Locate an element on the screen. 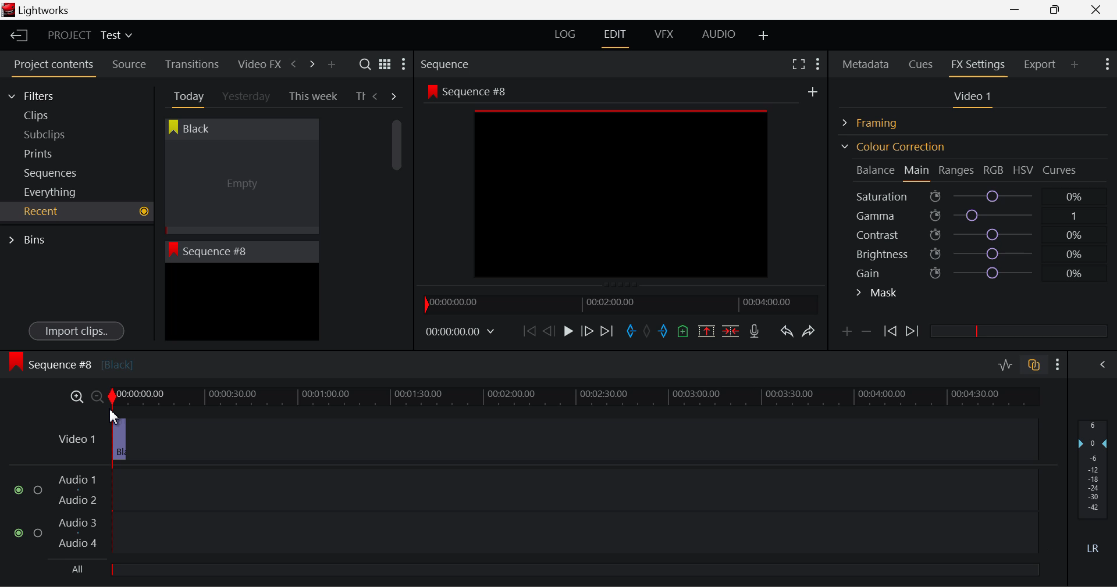  Toggle list and title view is located at coordinates (385, 64).